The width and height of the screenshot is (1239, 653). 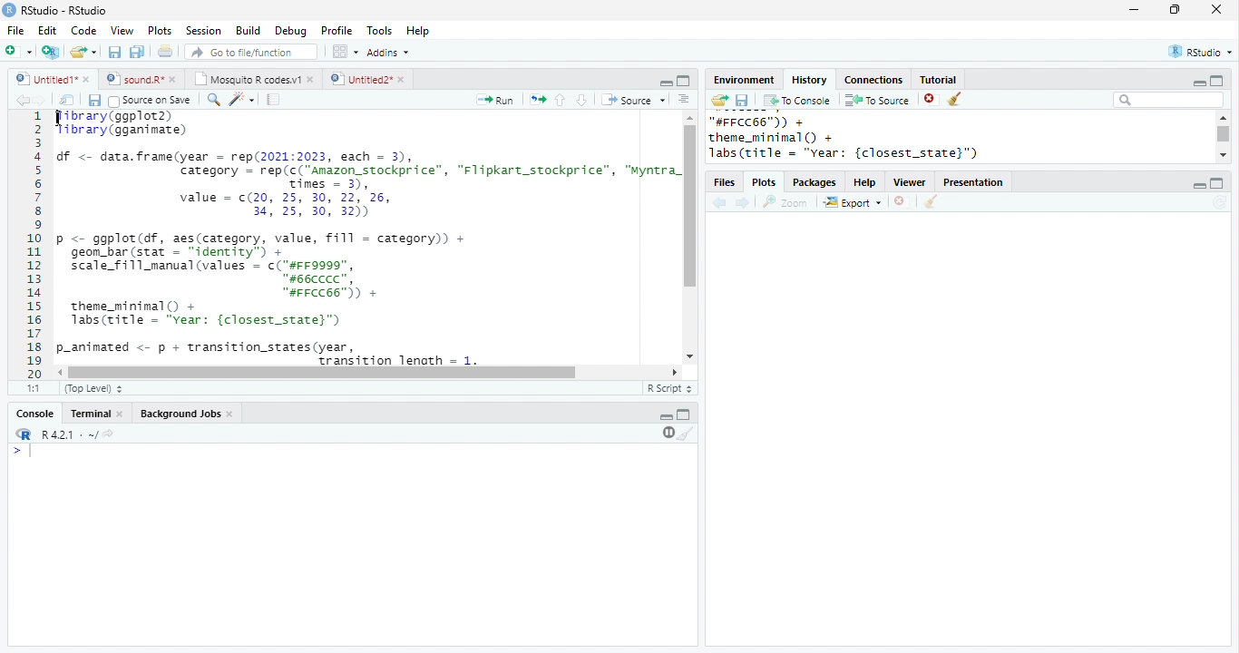 I want to click on minimize, so click(x=1199, y=186).